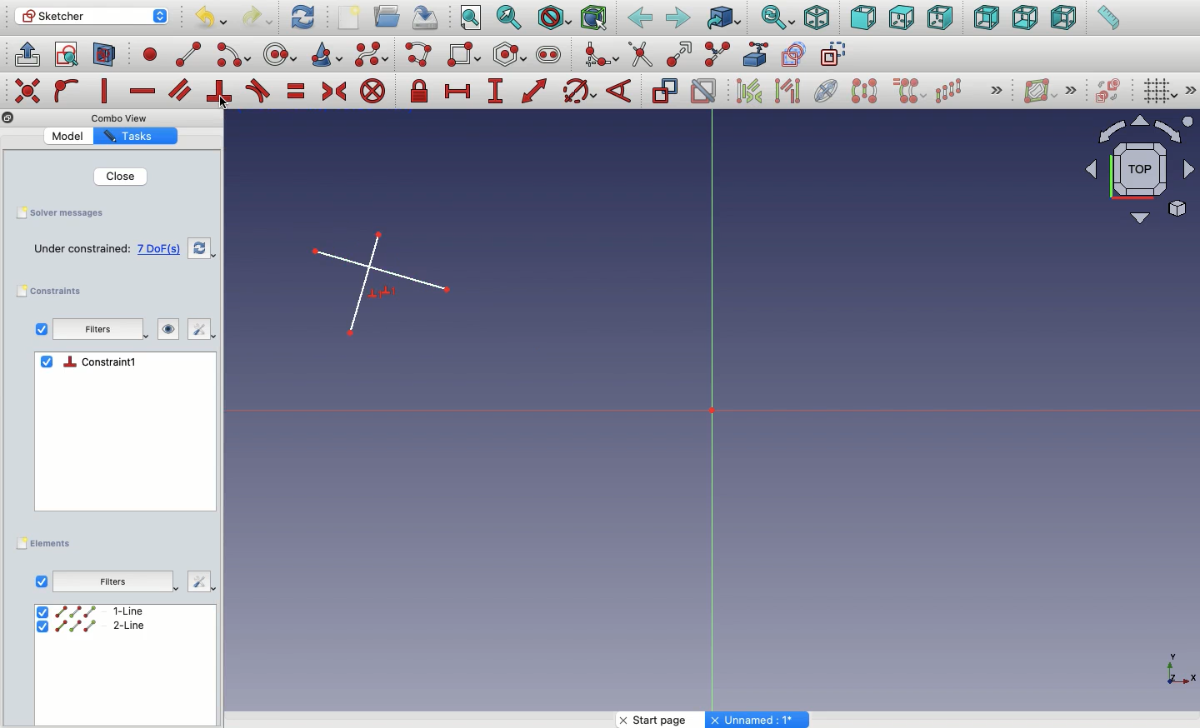  What do you see at coordinates (225, 102) in the screenshot?
I see `Click` at bounding box center [225, 102].